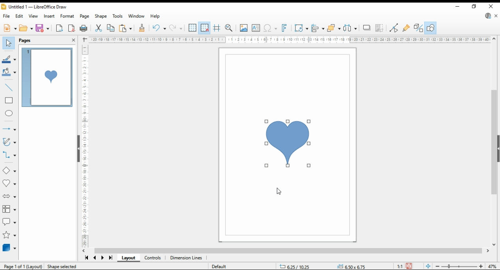 This screenshot has height=270, width=500. What do you see at coordinates (23, 266) in the screenshot?
I see `Page` at bounding box center [23, 266].